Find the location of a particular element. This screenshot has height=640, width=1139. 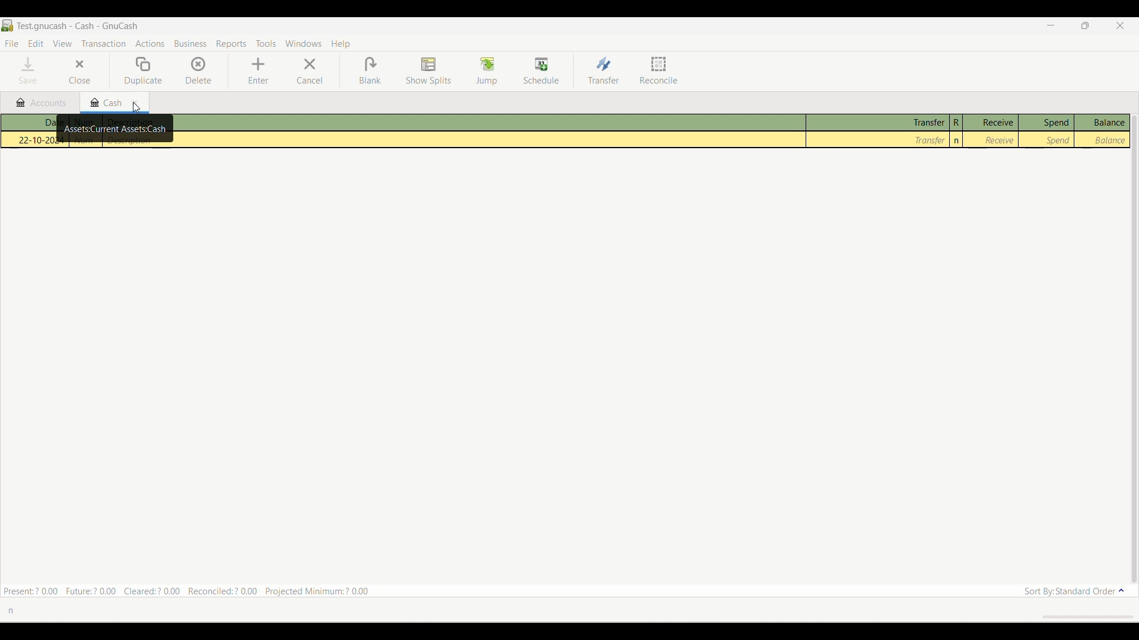

Name of current tab is located at coordinates (79, 25).